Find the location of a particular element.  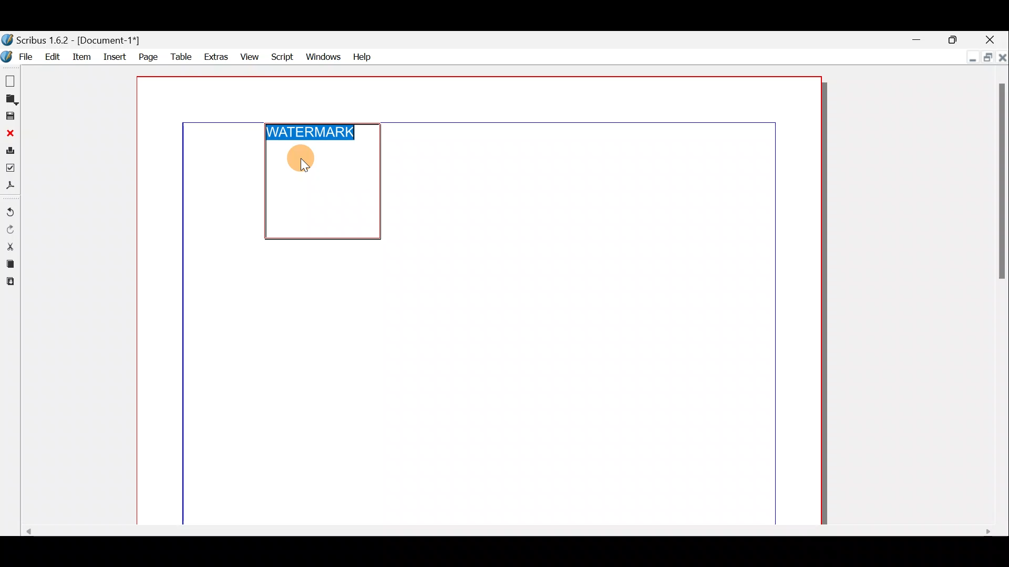

Paste is located at coordinates (9, 283).